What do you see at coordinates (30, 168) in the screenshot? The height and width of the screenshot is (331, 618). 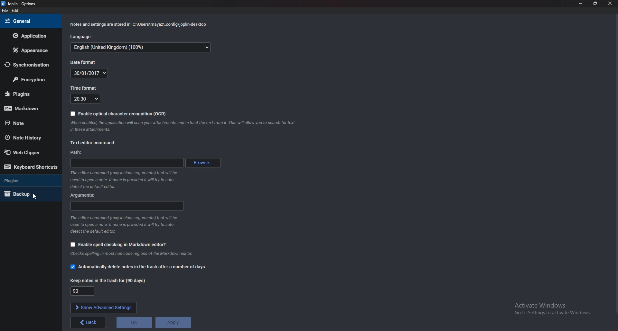 I see `Keyboard shortcuts` at bounding box center [30, 168].